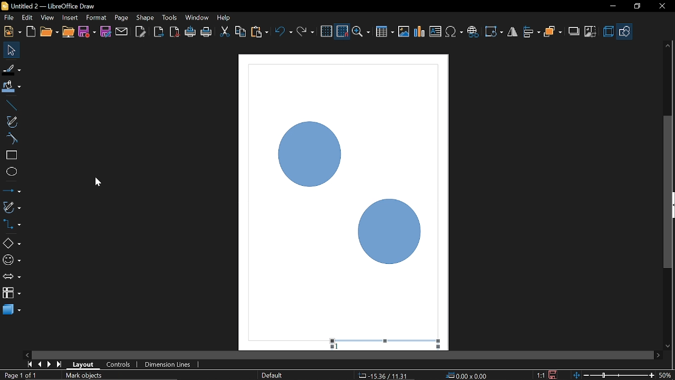 Image resolution: width=675 pixels, height=380 pixels. Describe the element at coordinates (343, 355) in the screenshot. I see `Horizontal scrollbar` at that location.